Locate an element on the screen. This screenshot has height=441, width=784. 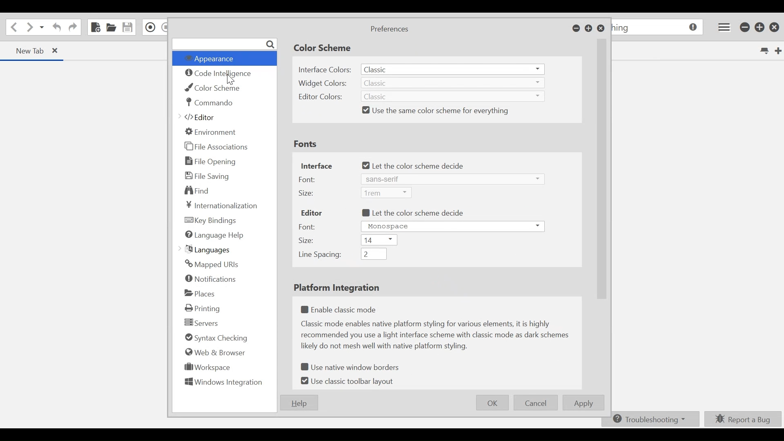
Vertical Scroll bar is located at coordinates (602, 168).